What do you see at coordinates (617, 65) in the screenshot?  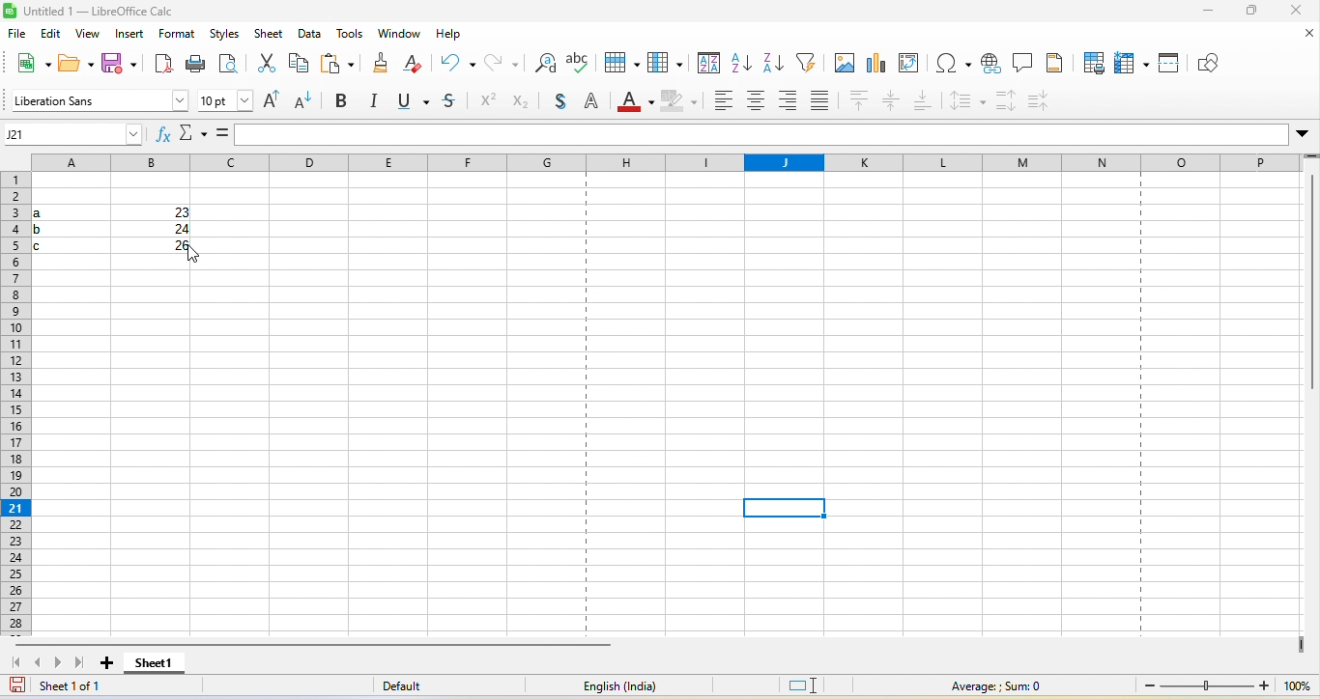 I see `row` at bounding box center [617, 65].